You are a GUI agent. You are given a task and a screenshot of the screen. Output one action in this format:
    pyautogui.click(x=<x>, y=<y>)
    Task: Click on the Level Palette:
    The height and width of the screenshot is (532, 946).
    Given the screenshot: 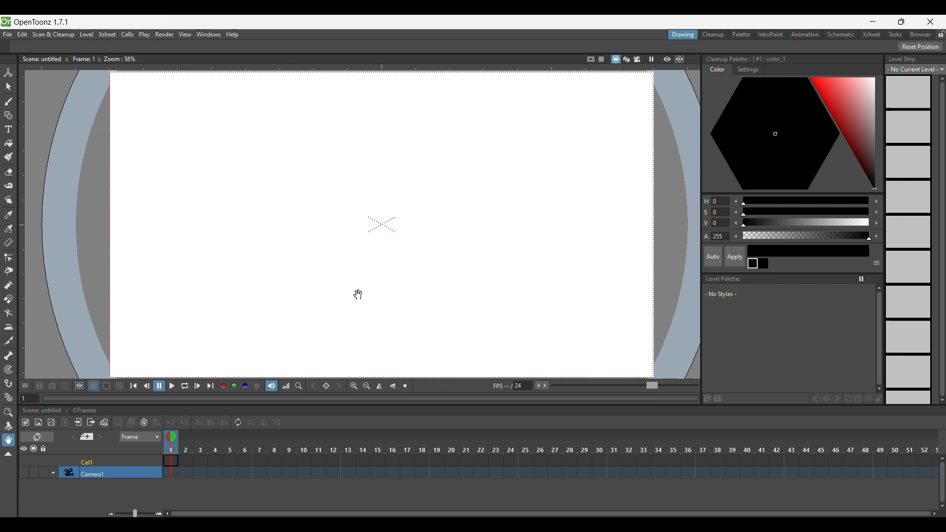 What is the action you would take?
    pyautogui.click(x=725, y=278)
    